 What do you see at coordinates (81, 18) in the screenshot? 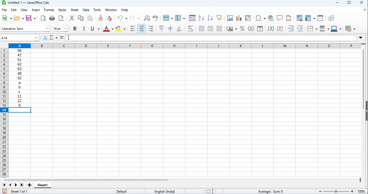
I see `copy` at bounding box center [81, 18].